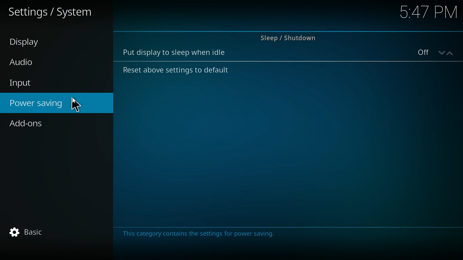 The image size is (463, 260). What do you see at coordinates (427, 13) in the screenshot?
I see `time` at bounding box center [427, 13].